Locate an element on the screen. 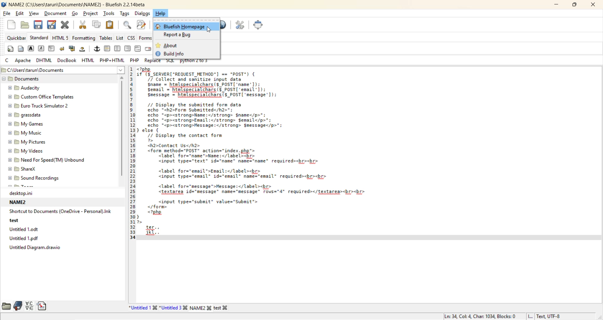 Image resolution: width=603 pixels, height=320 pixels. report a bug is located at coordinates (181, 35).